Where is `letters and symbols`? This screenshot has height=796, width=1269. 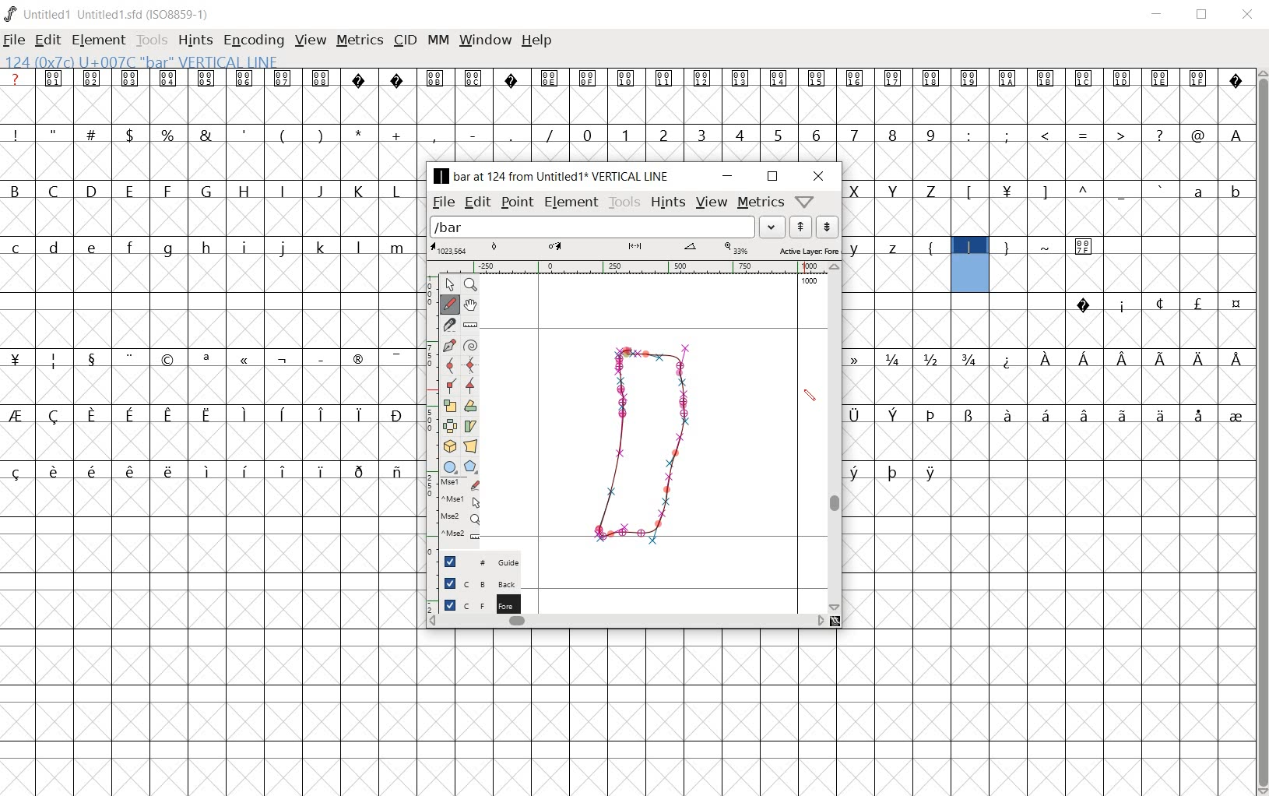 letters and symbols is located at coordinates (208, 248).